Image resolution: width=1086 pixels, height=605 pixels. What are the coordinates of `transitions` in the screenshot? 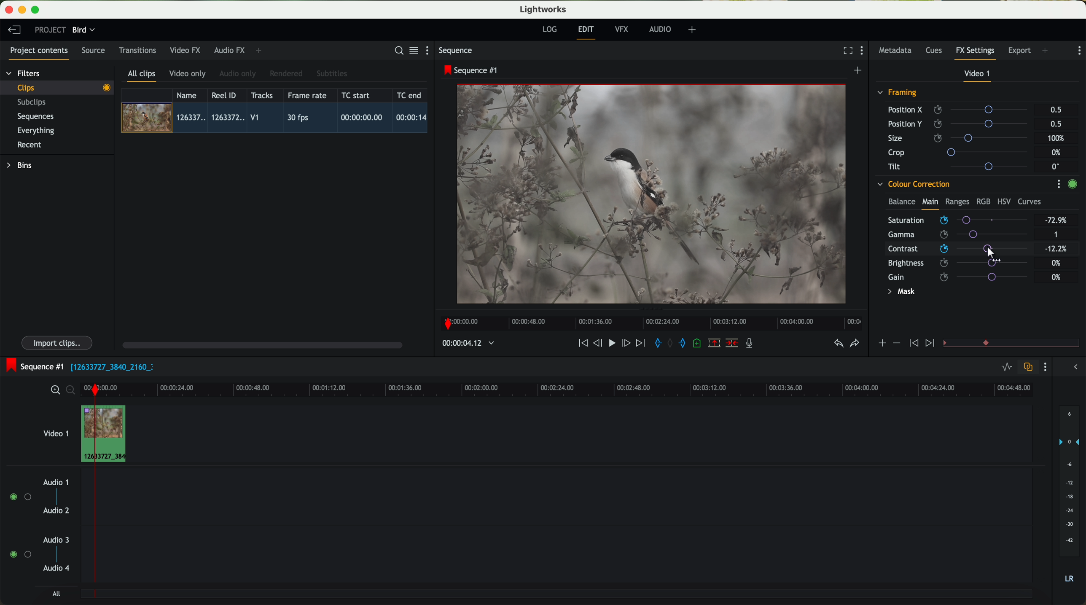 It's located at (137, 50).